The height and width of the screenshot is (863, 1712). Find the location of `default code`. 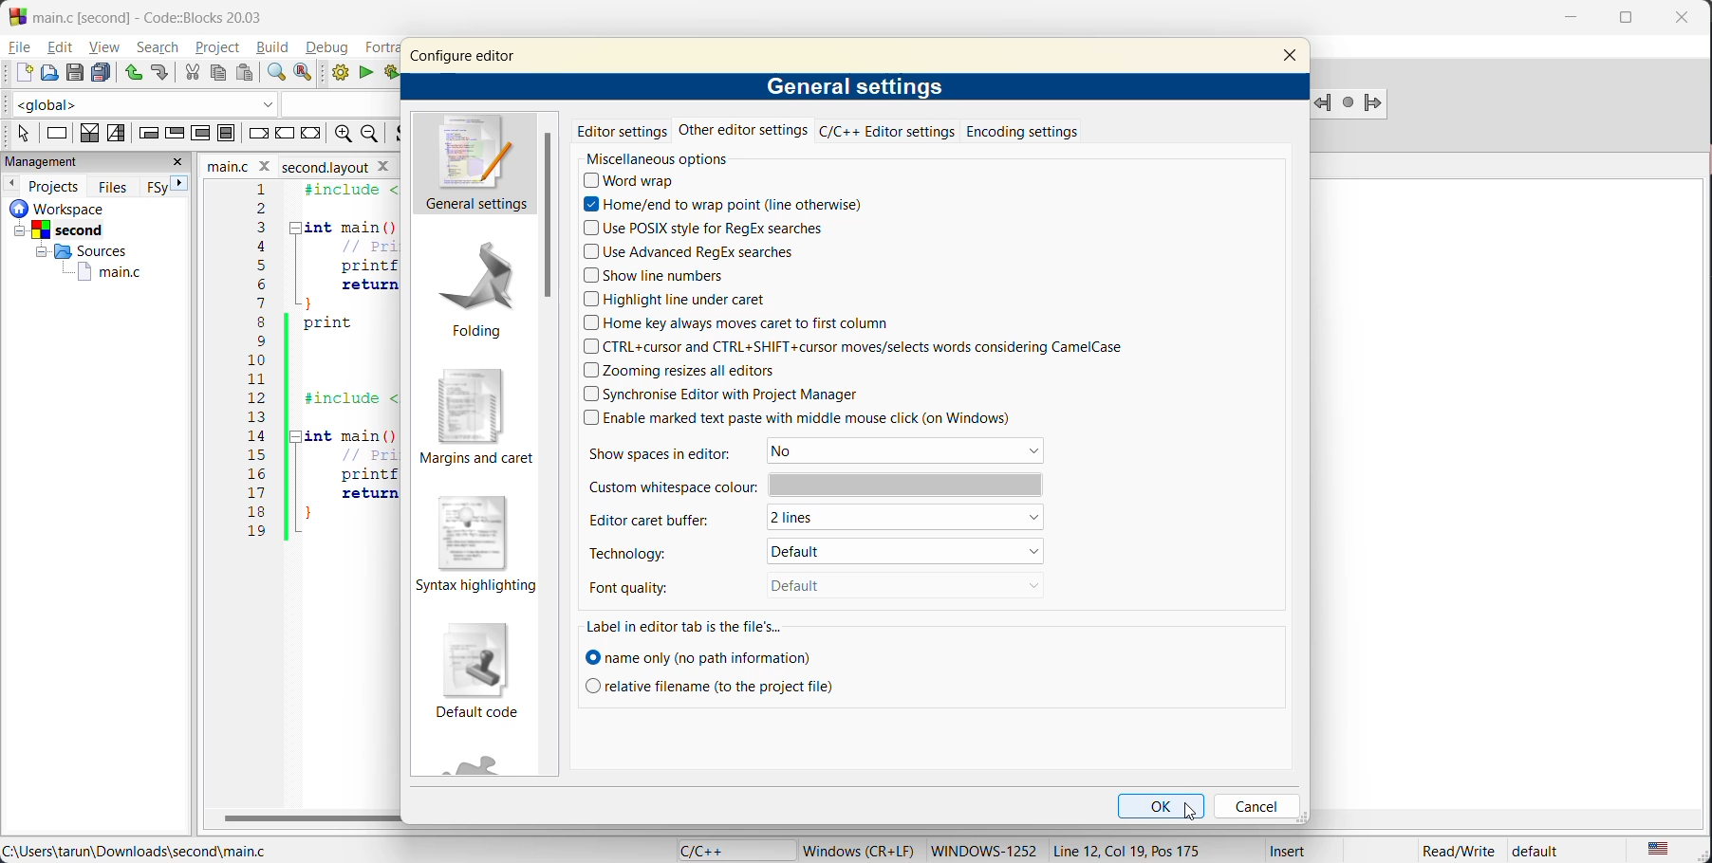

default code is located at coordinates (479, 671).